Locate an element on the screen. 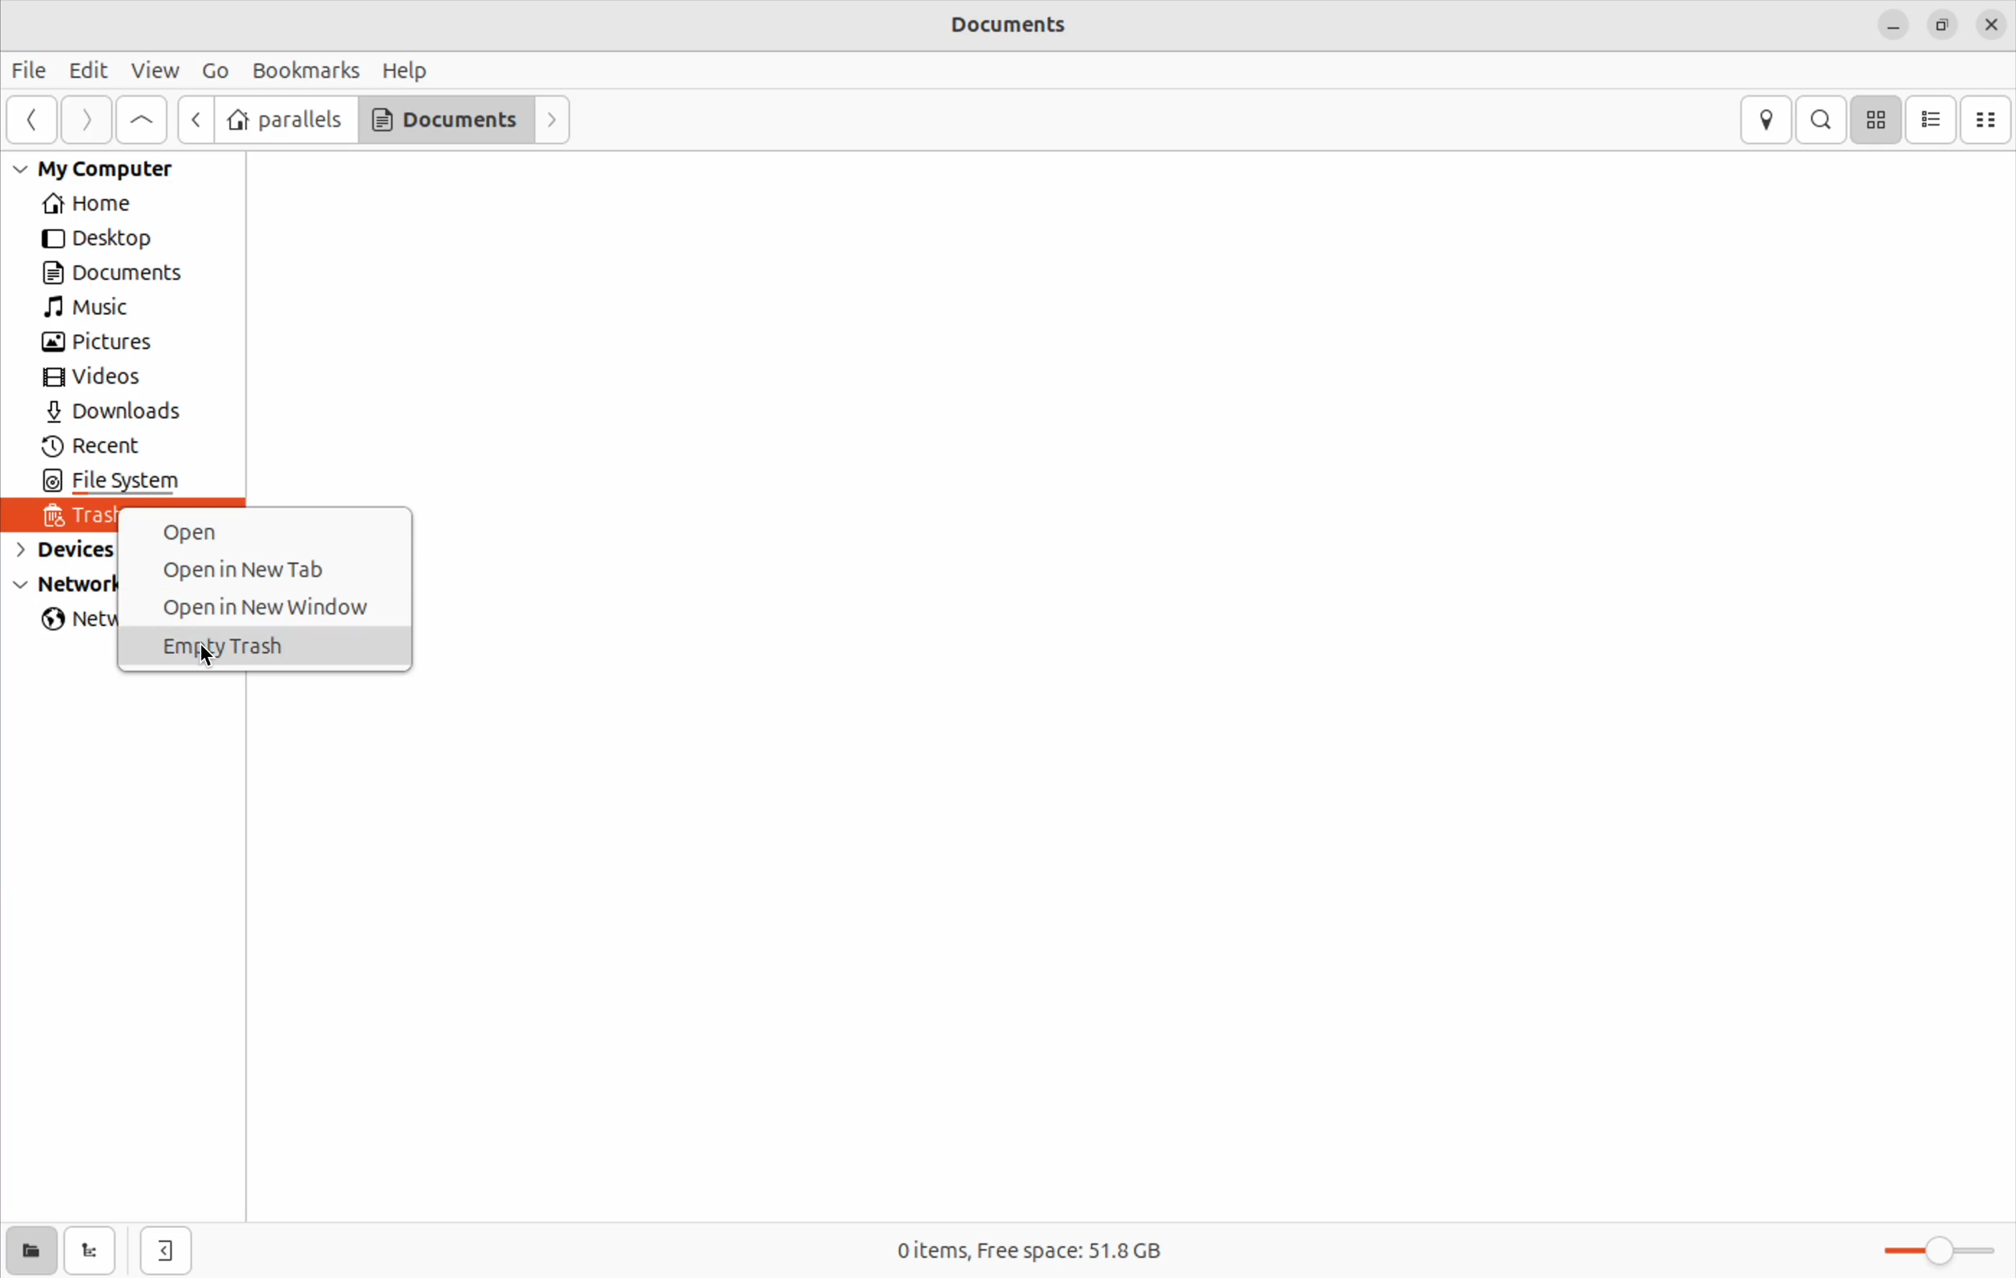 The width and height of the screenshot is (2016, 1278). view is located at coordinates (154, 69).